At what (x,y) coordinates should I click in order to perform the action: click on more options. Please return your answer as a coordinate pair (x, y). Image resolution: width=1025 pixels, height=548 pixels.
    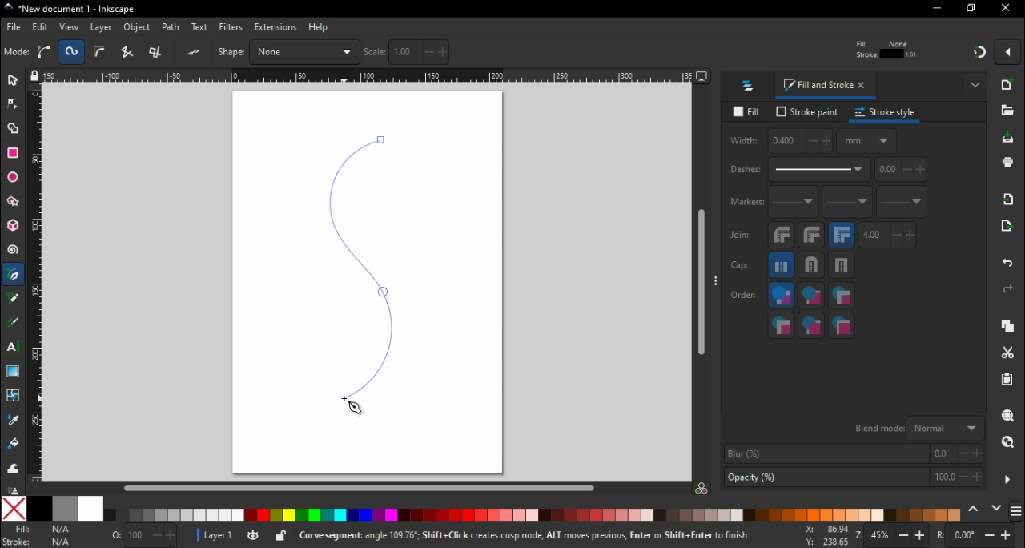
    Looking at the image, I should click on (1008, 479).